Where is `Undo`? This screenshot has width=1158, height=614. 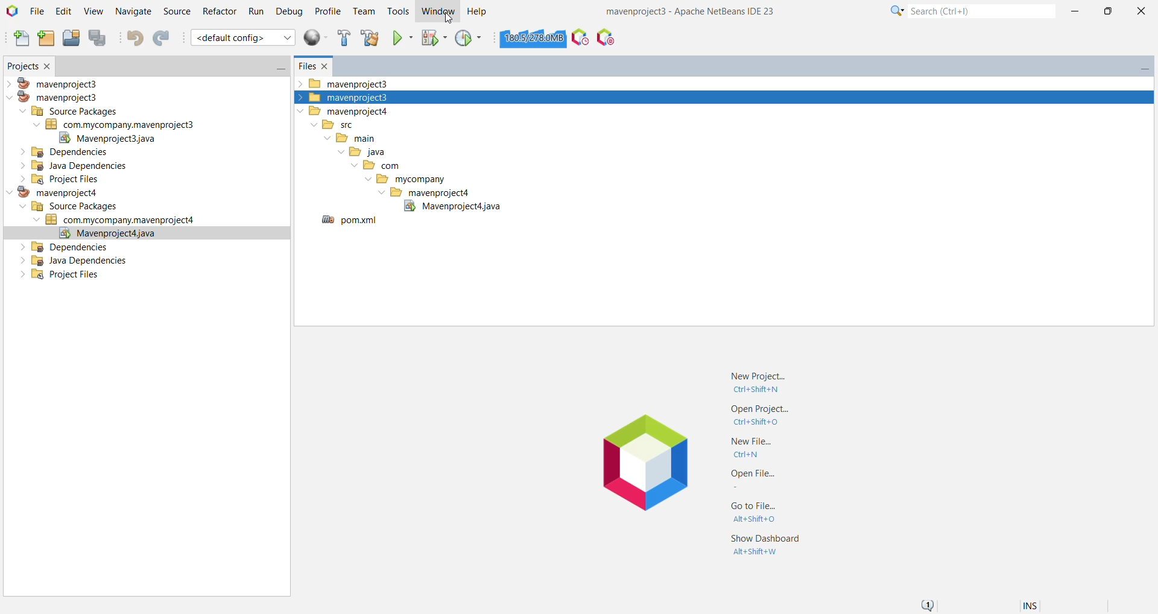
Undo is located at coordinates (134, 37).